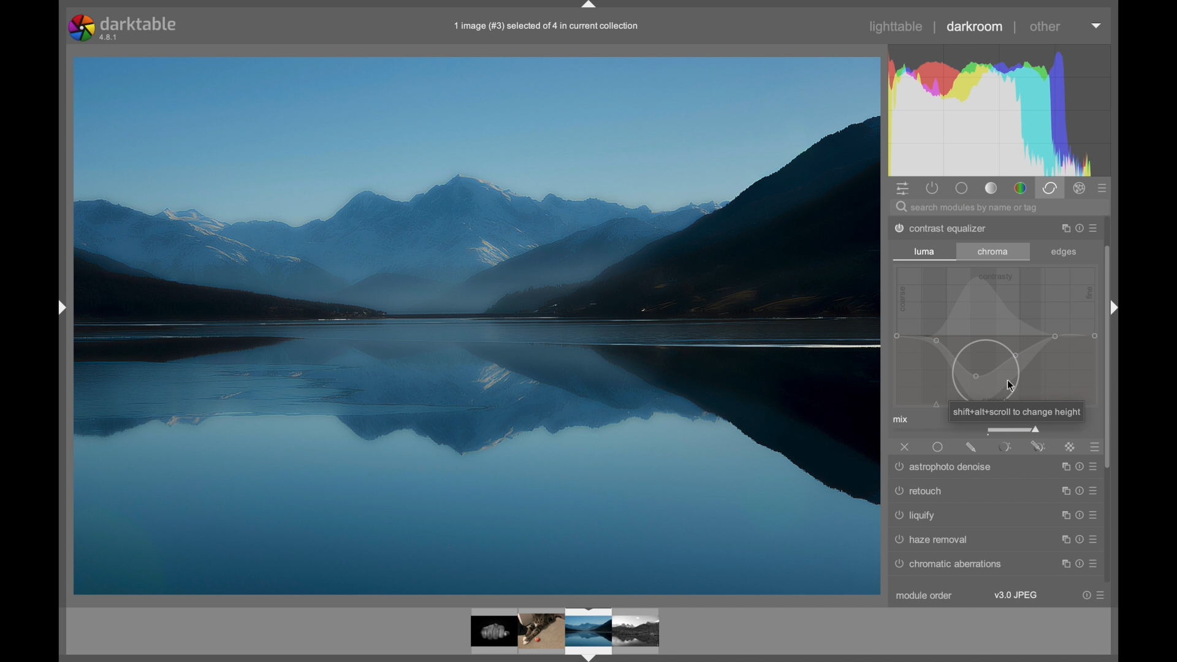 This screenshot has width=1177, height=662. What do you see at coordinates (962, 188) in the screenshot?
I see `base` at bounding box center [962, 188].